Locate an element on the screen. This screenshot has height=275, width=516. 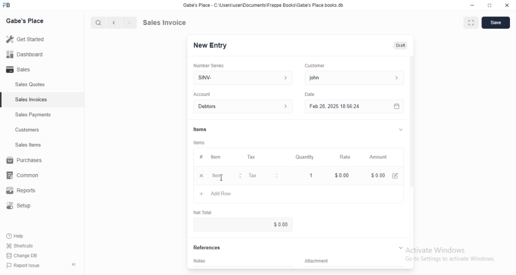
cursor is located at coordinates (94, 23).